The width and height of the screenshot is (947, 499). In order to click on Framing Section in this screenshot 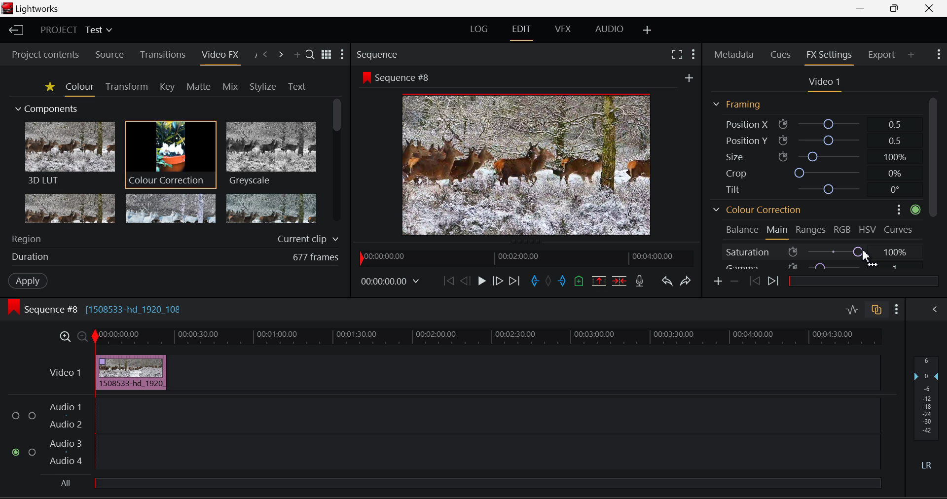, I will do `click(737, 105)`.